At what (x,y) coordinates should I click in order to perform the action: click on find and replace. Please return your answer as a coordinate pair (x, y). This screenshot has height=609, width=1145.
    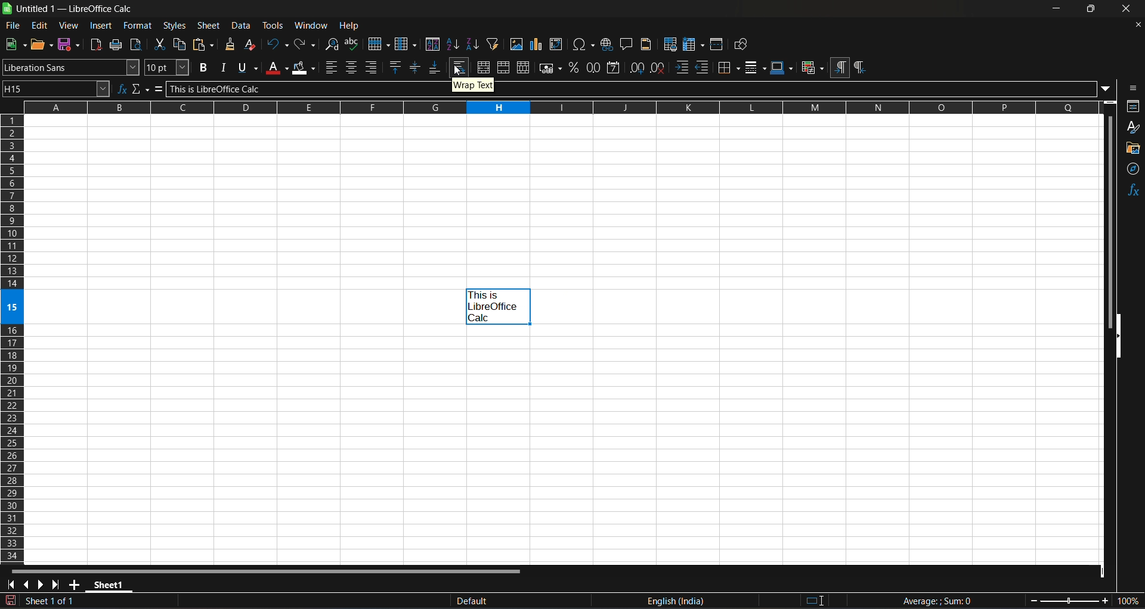
    Looking at the image, I should click on (332, 45).